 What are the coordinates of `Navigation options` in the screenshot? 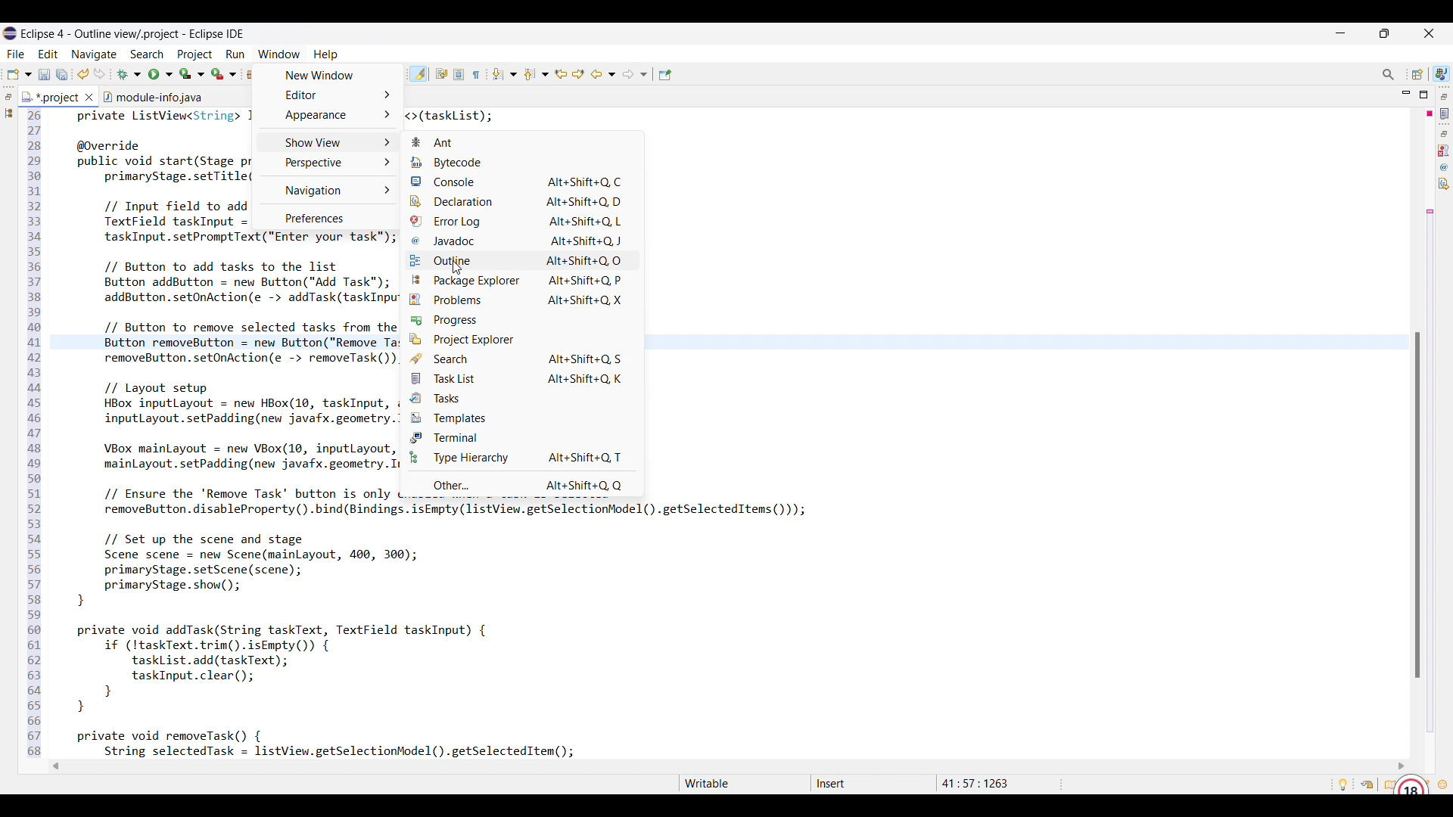 It's located at (326, 189).